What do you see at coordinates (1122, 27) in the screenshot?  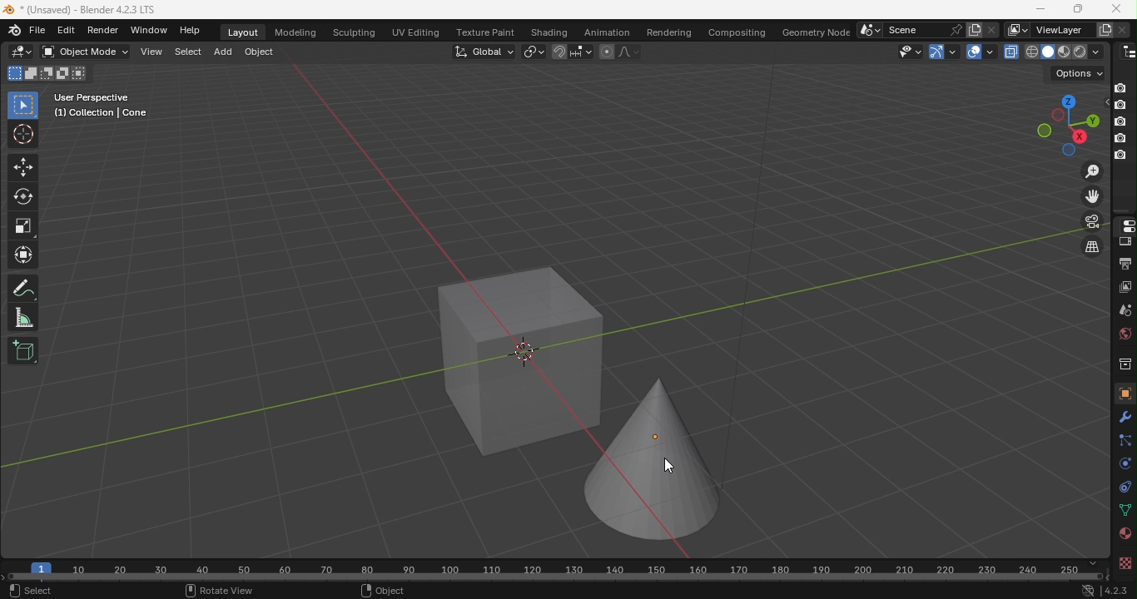 I see `Remove view layer` at bounding box center [1122, 27].